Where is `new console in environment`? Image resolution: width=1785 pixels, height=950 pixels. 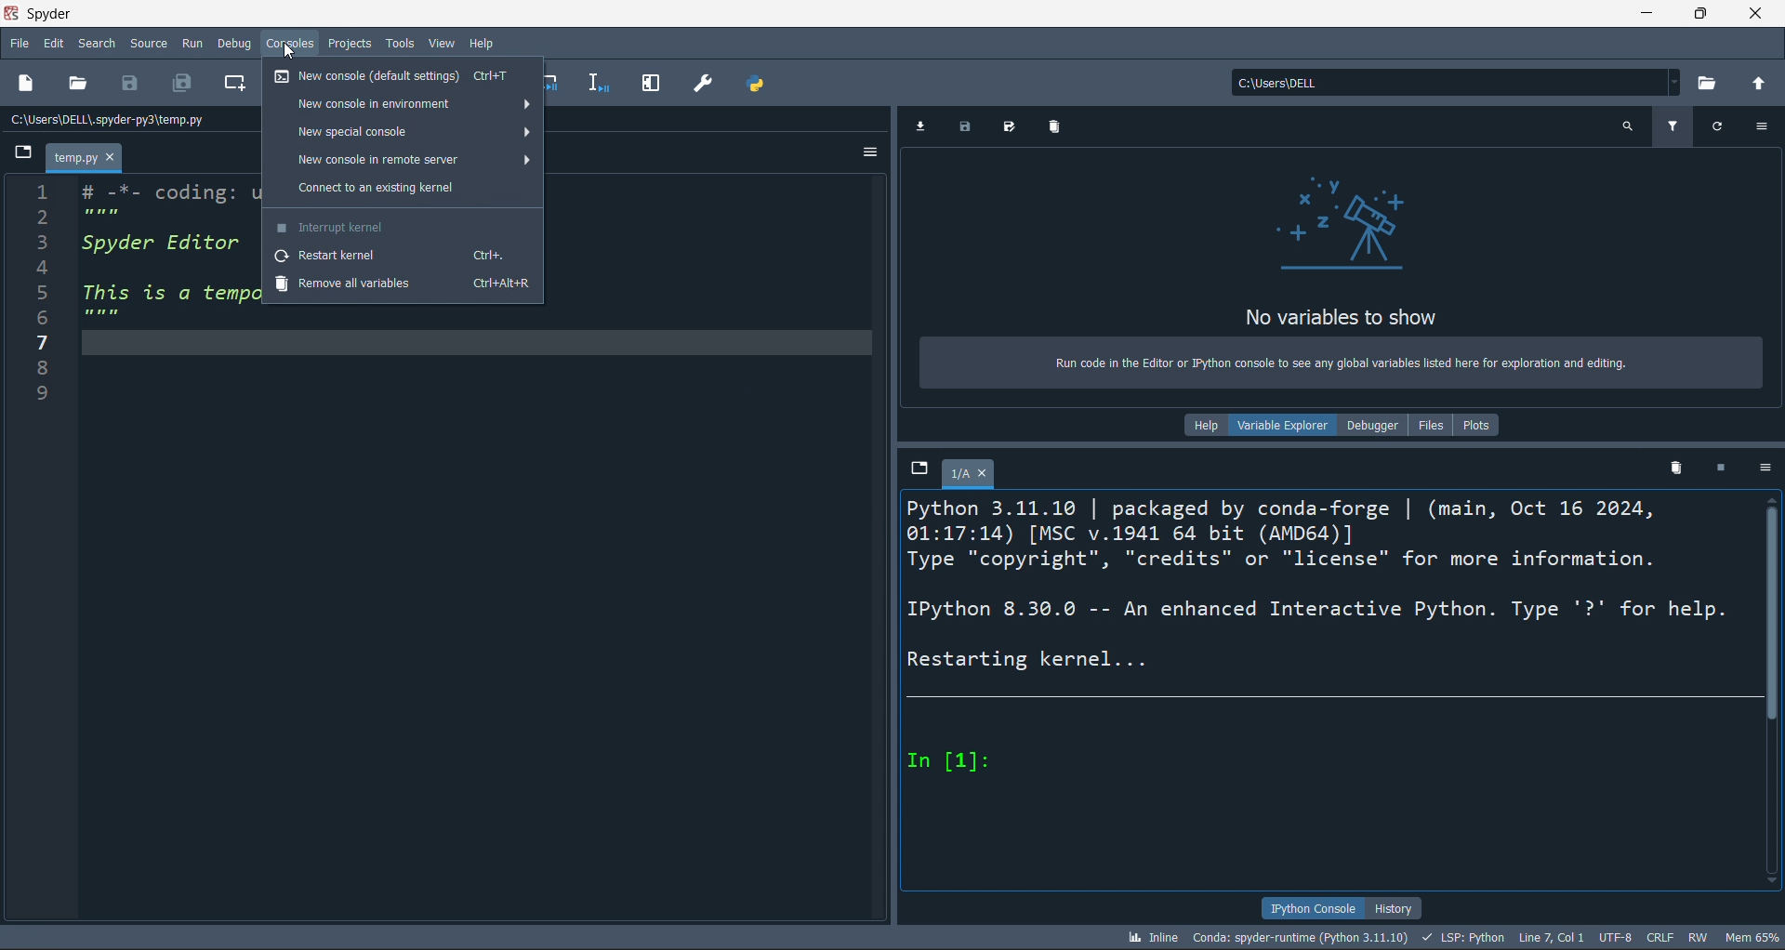
new console in environment is located at coordinates (403, 101).